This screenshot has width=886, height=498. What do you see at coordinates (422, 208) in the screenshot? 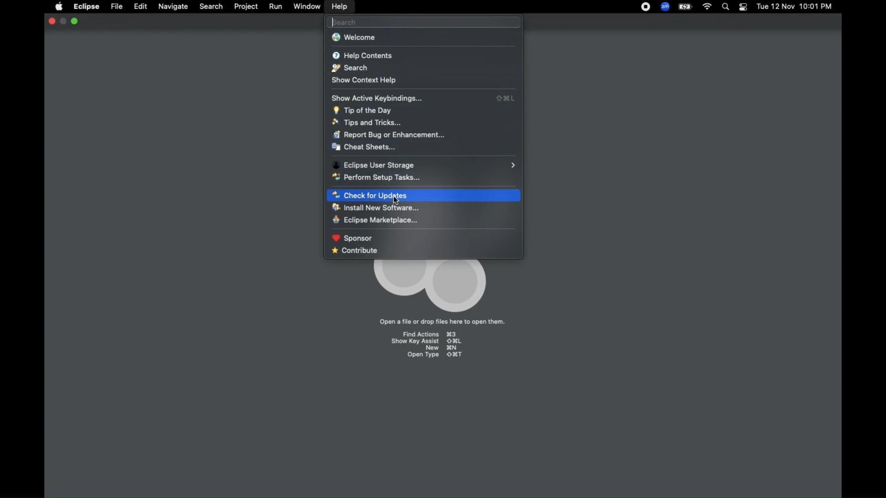
I see `Install New Software` at bounding box center [422, 208].